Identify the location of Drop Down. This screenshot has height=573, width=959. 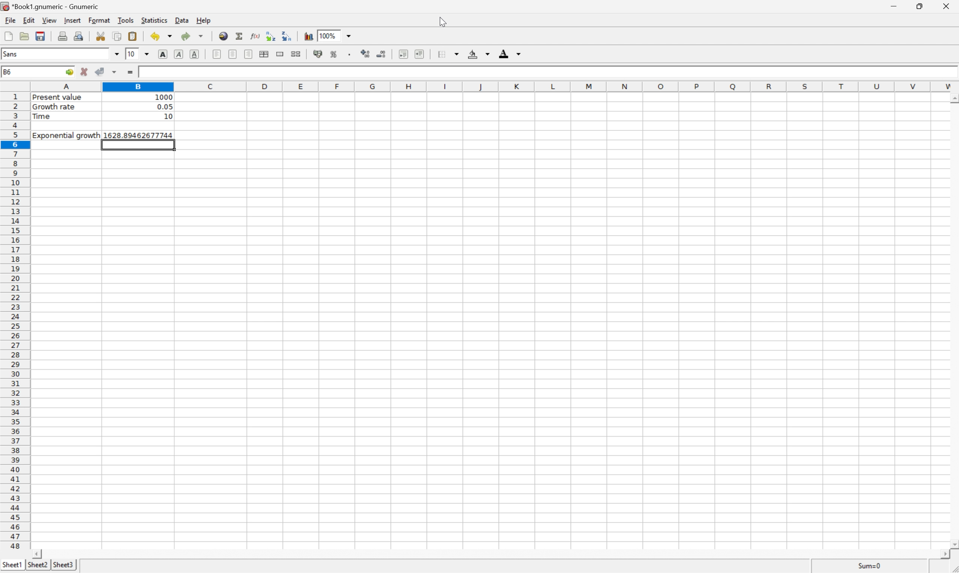
(147, 55).